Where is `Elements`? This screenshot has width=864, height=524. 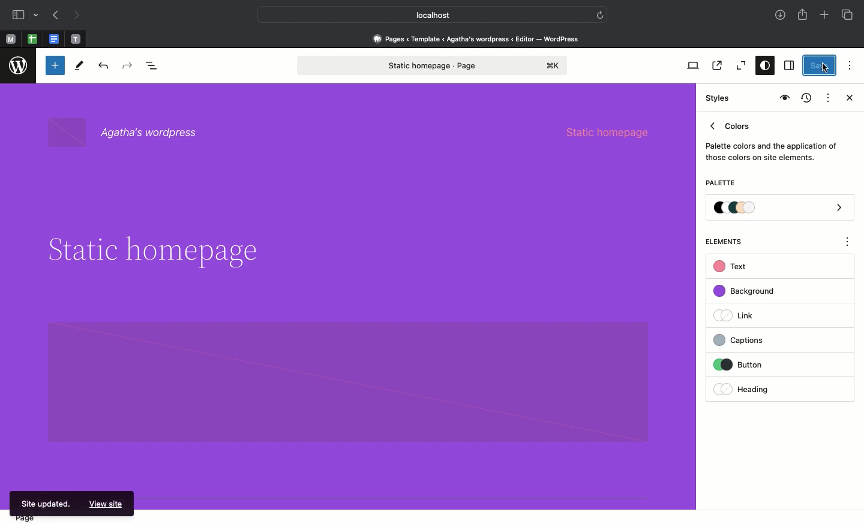 Elements is located at coordinates (730, 242).